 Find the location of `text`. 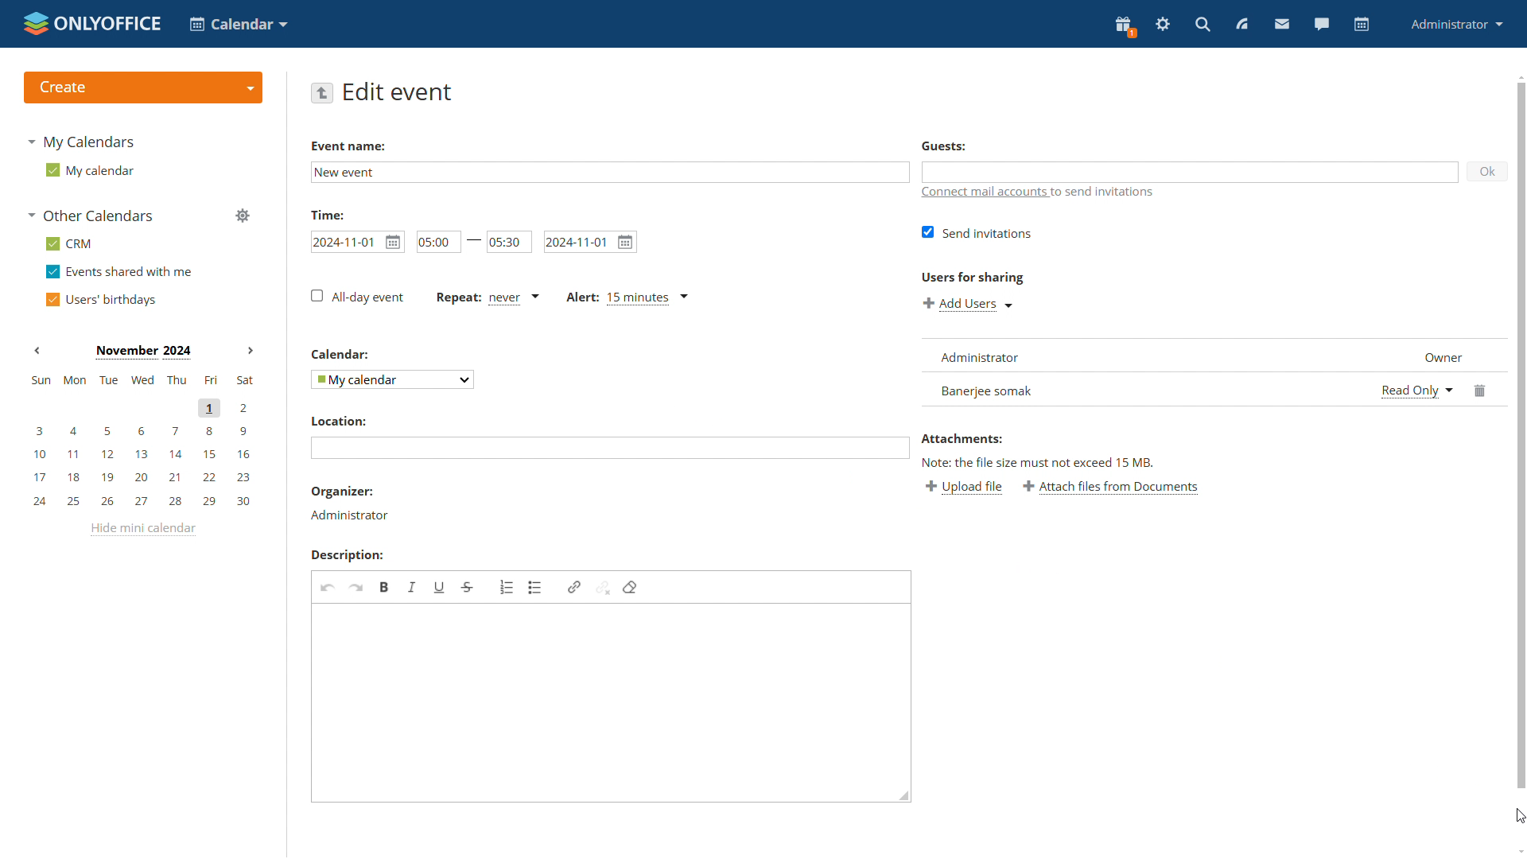

text is located at coordinates (1109, 192).